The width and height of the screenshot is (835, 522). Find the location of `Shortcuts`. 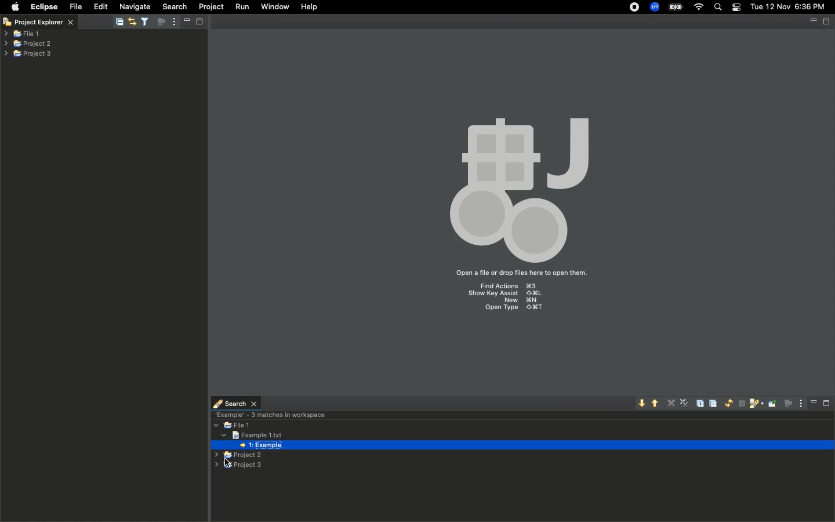

Shortcuts is located at coordinates (508, 299).